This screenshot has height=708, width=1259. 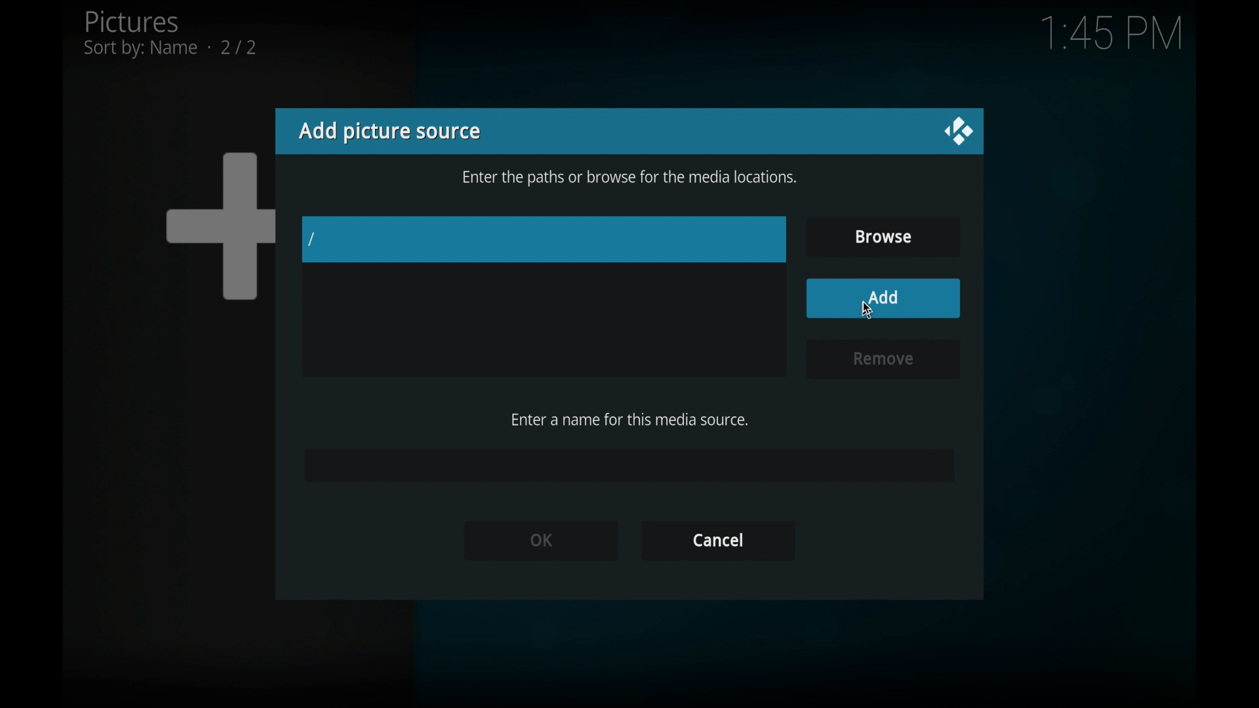 I want to click on time, so click(x=1111, y=34).